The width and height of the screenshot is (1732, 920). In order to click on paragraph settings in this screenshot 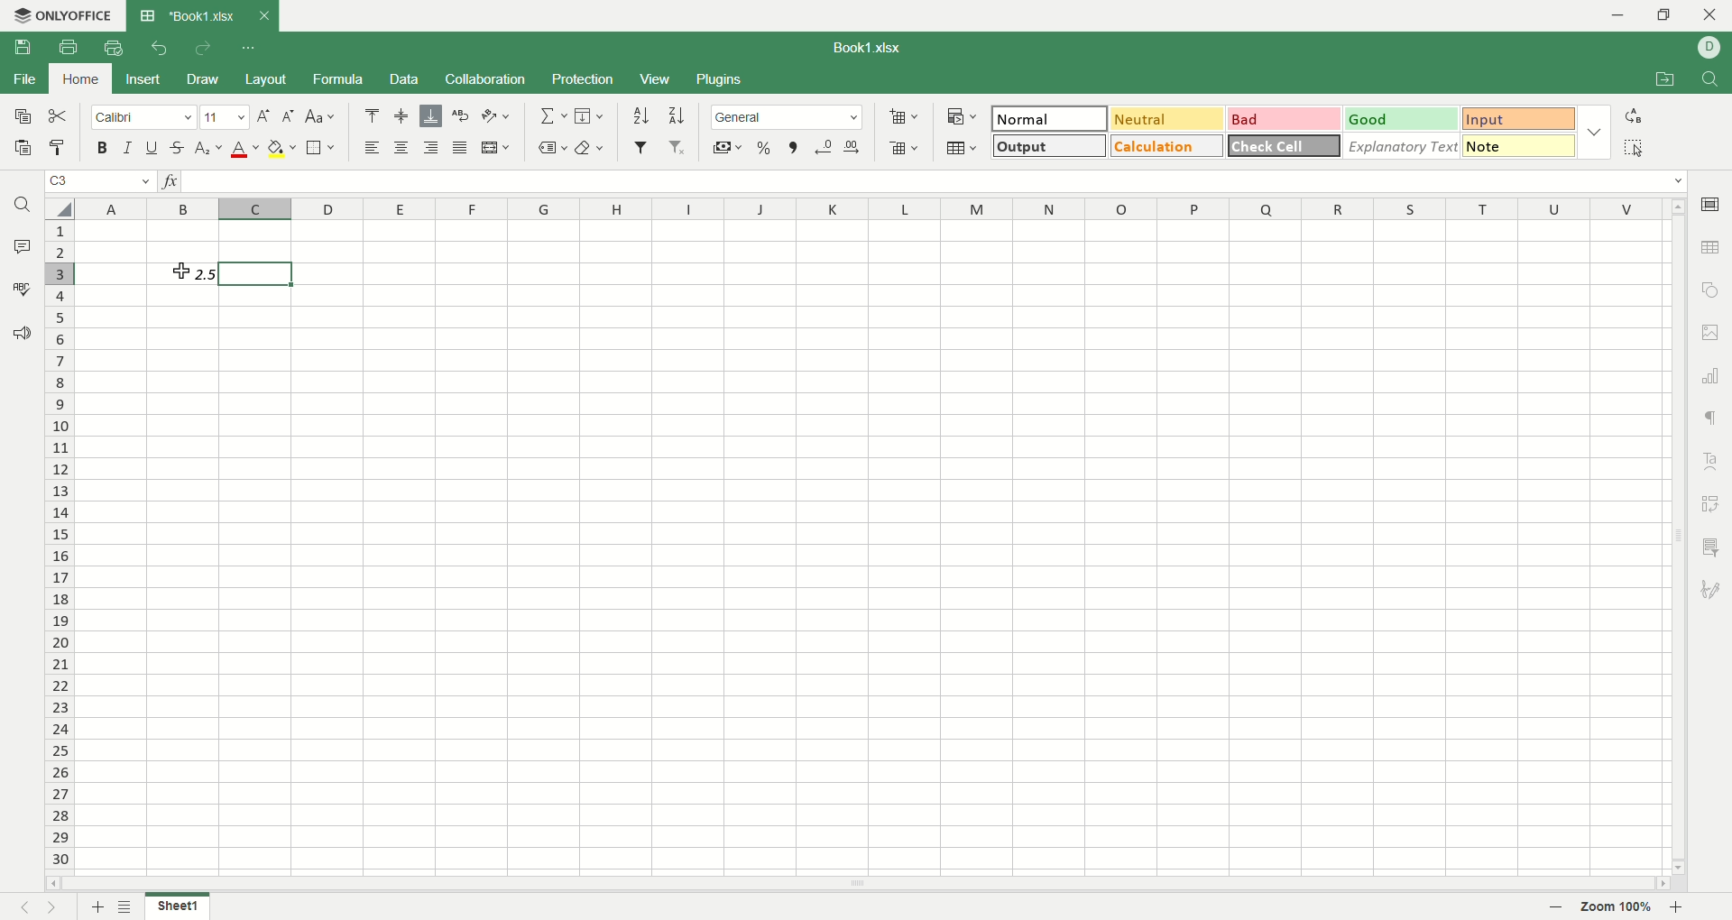, I will do `click(1711, 419)`.